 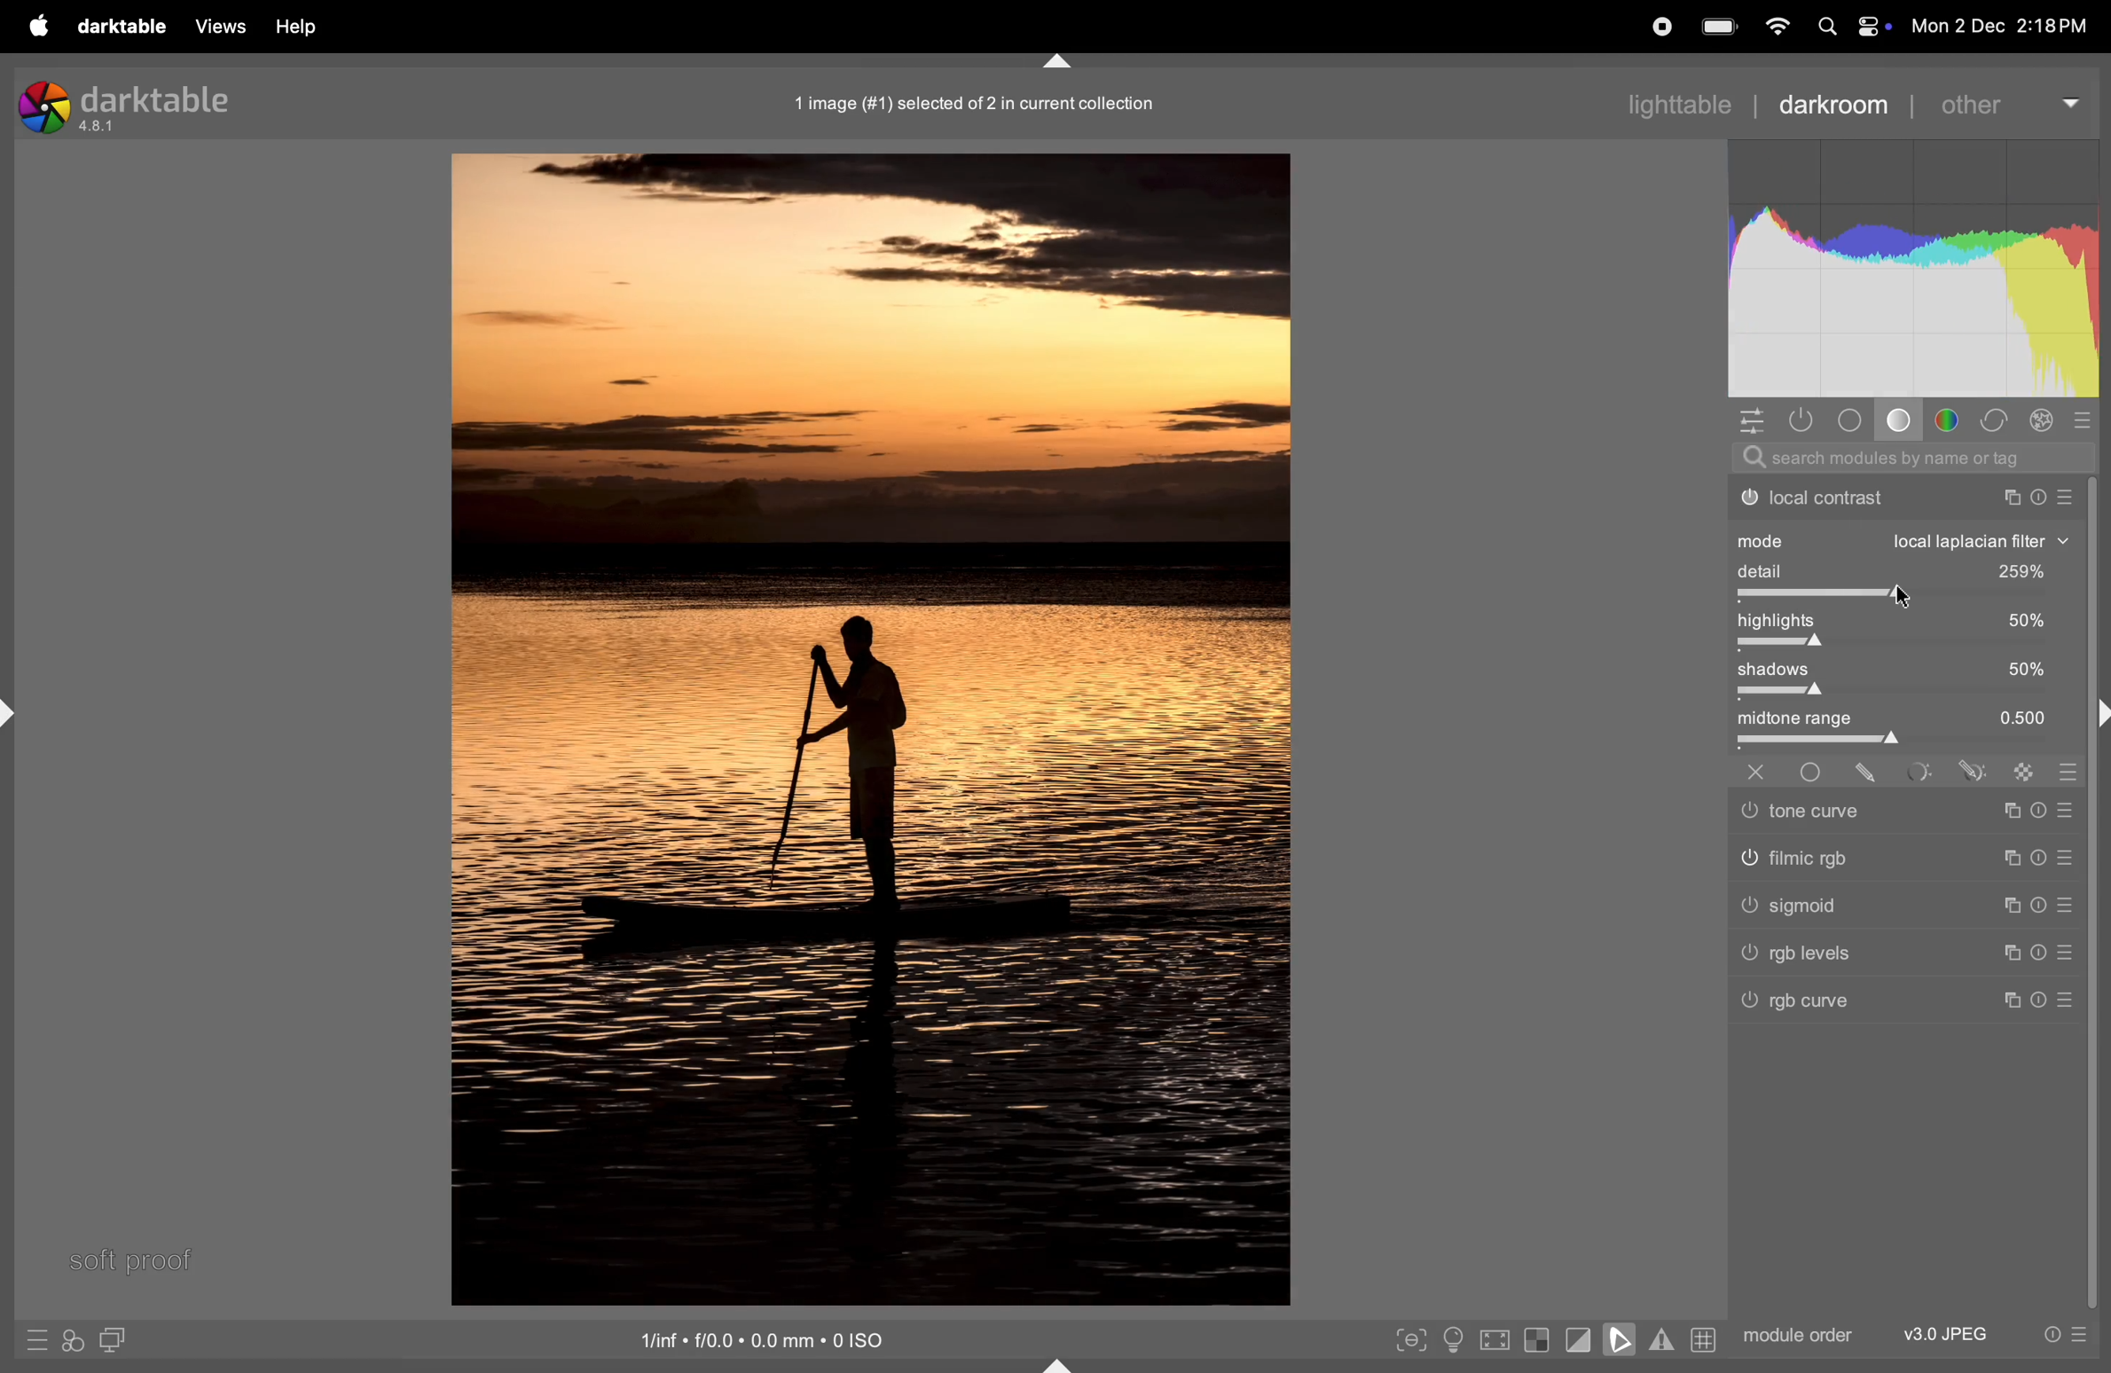 I want to click on sign , so click(x=2068, y=903).